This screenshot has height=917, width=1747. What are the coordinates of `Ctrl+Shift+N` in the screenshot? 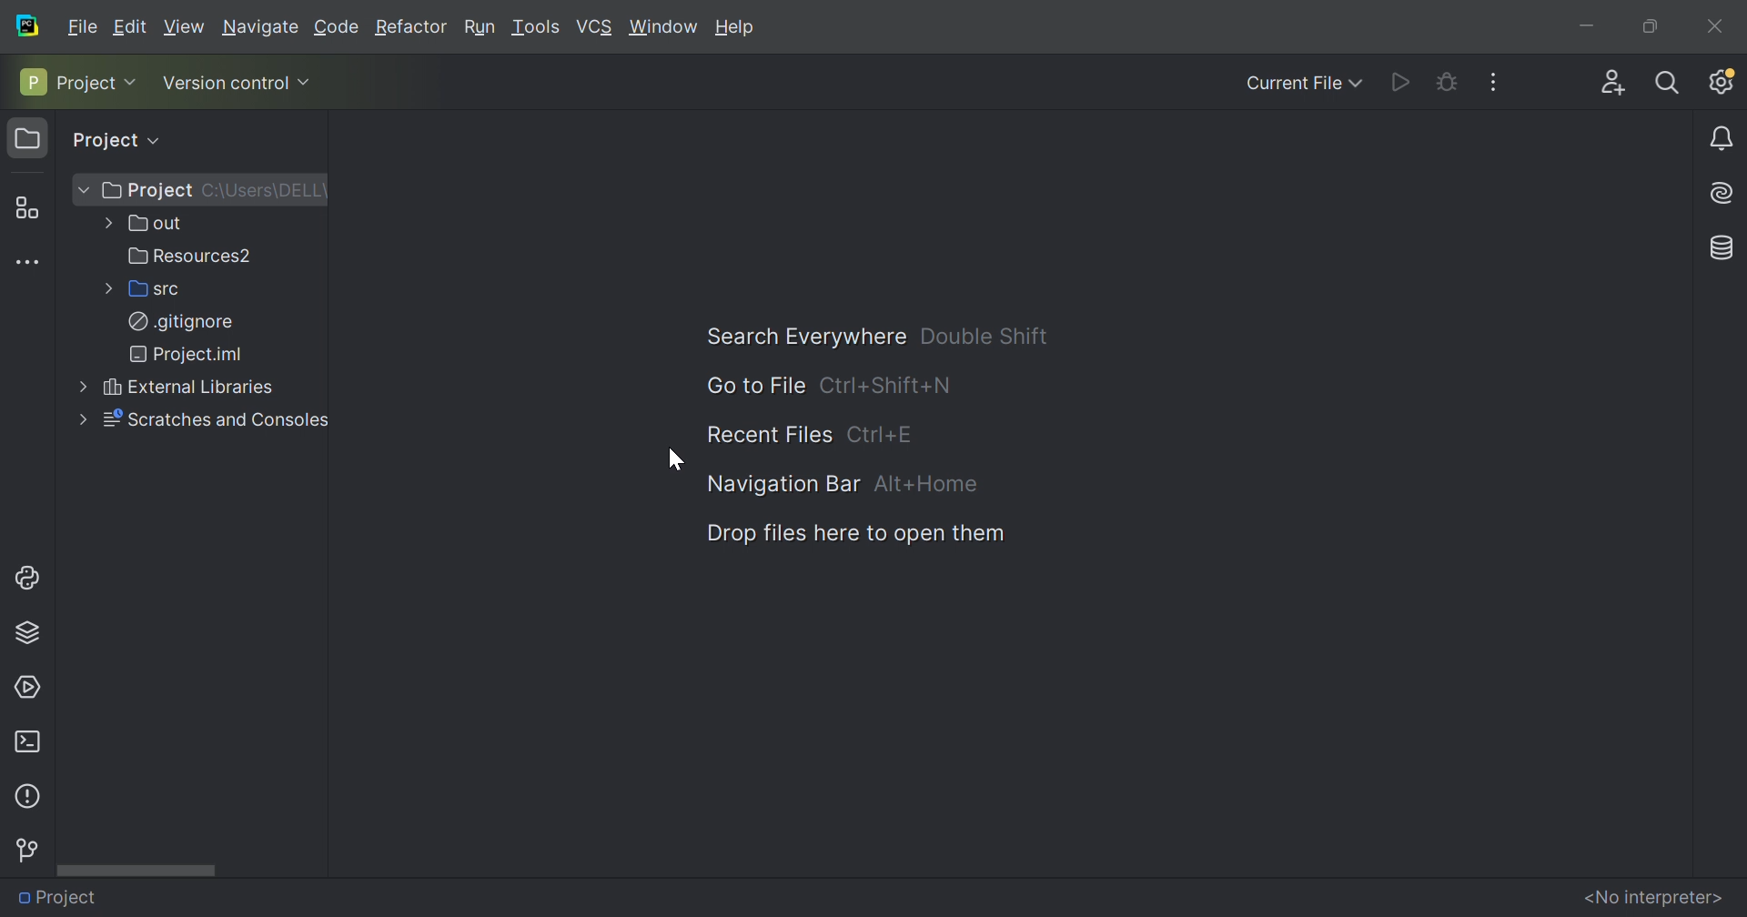 It's located at (891, 385).